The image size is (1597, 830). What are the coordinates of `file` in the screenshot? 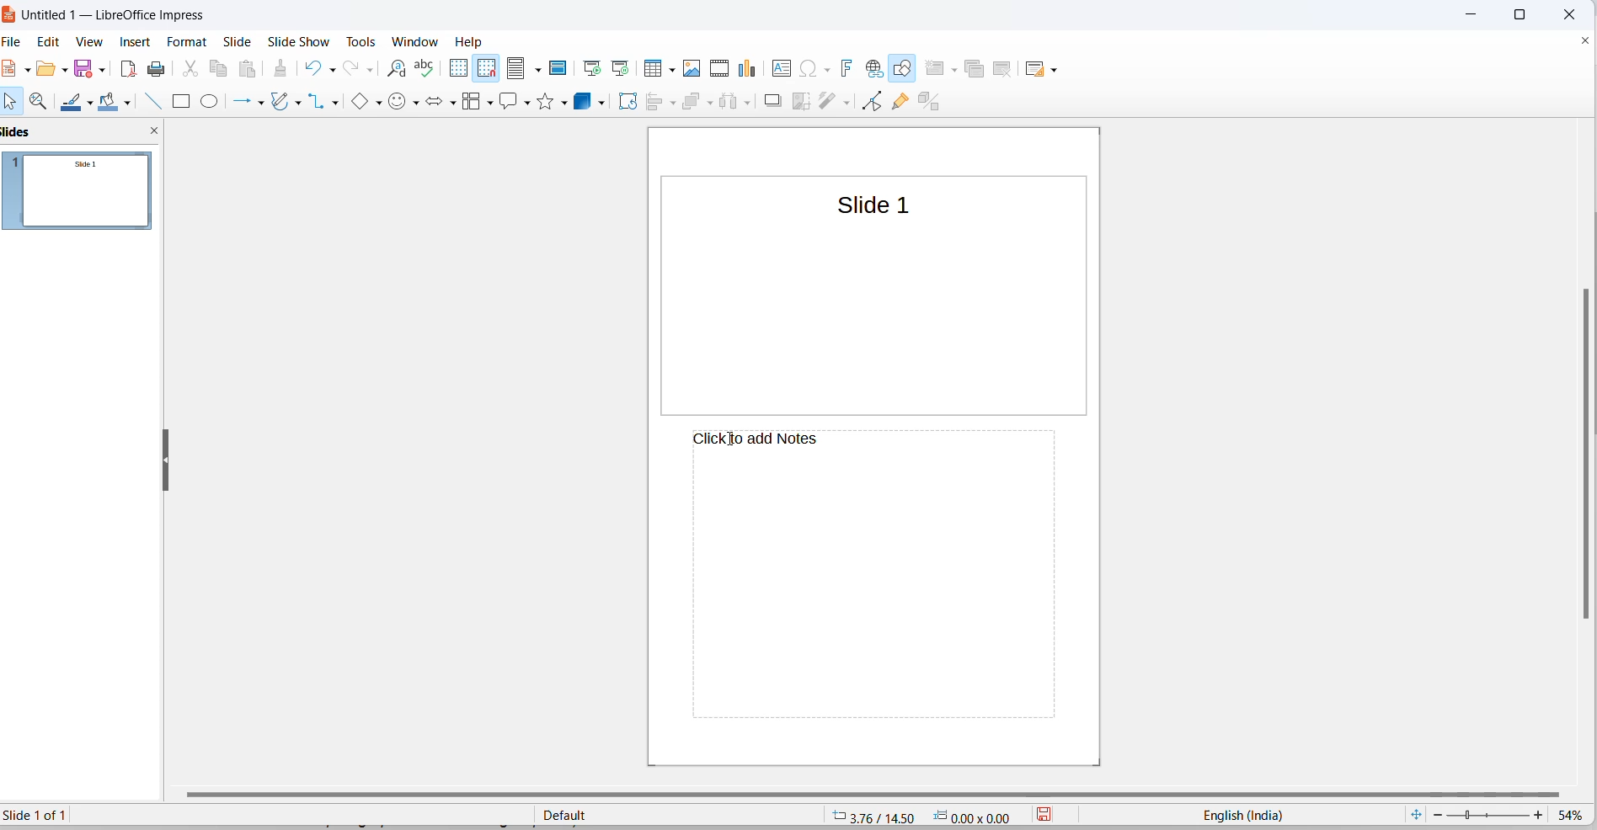 It's located at (17, 44).